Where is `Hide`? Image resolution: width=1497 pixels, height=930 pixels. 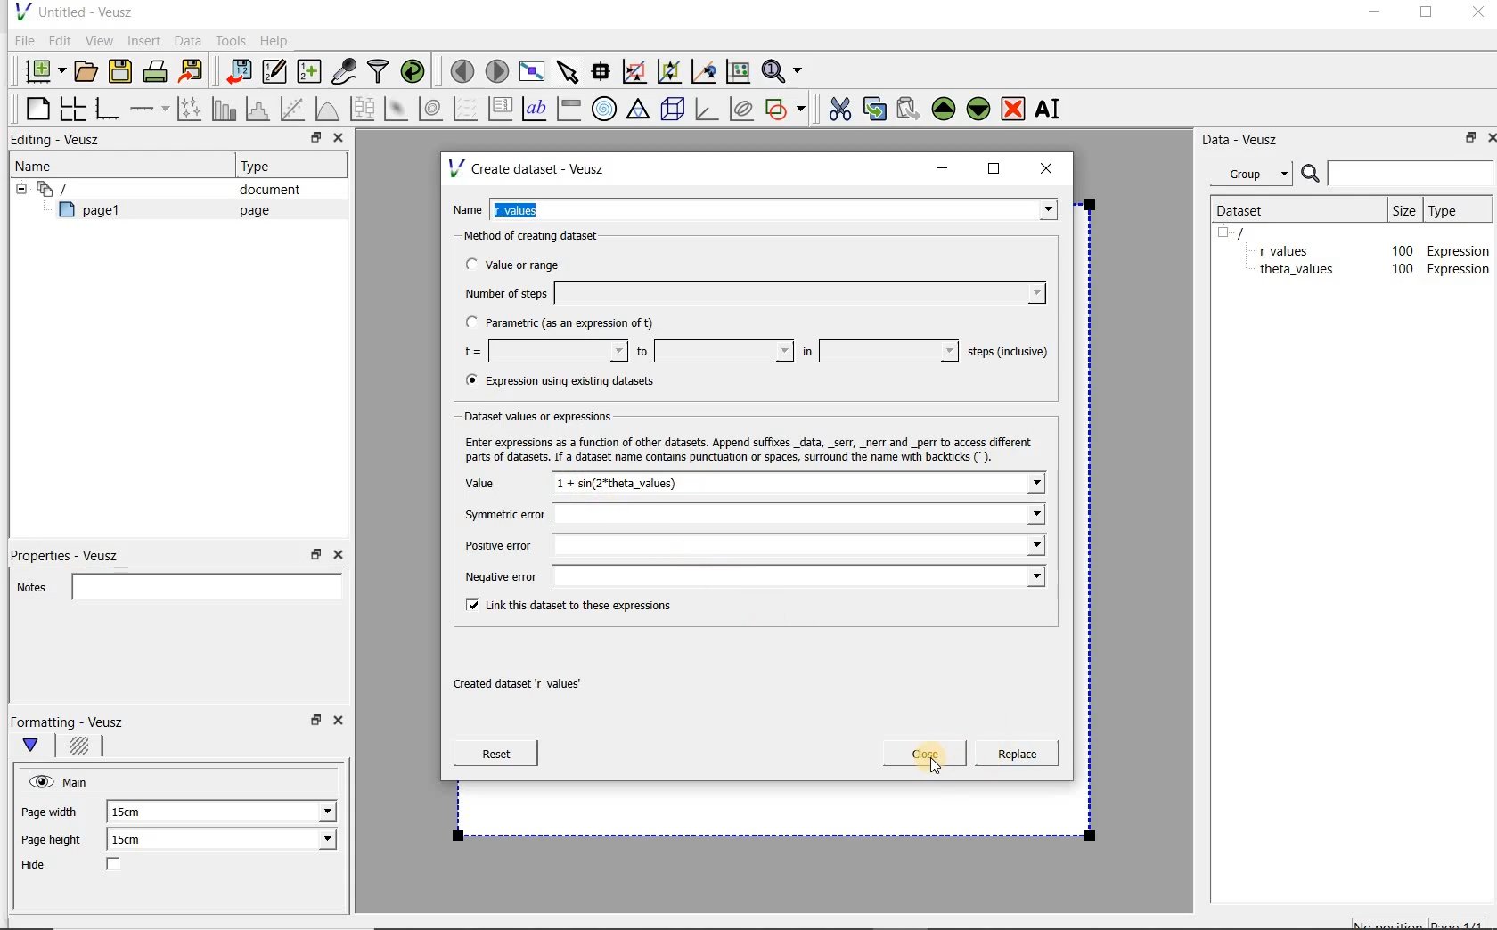 Hide is located at coordinates (88, 866).